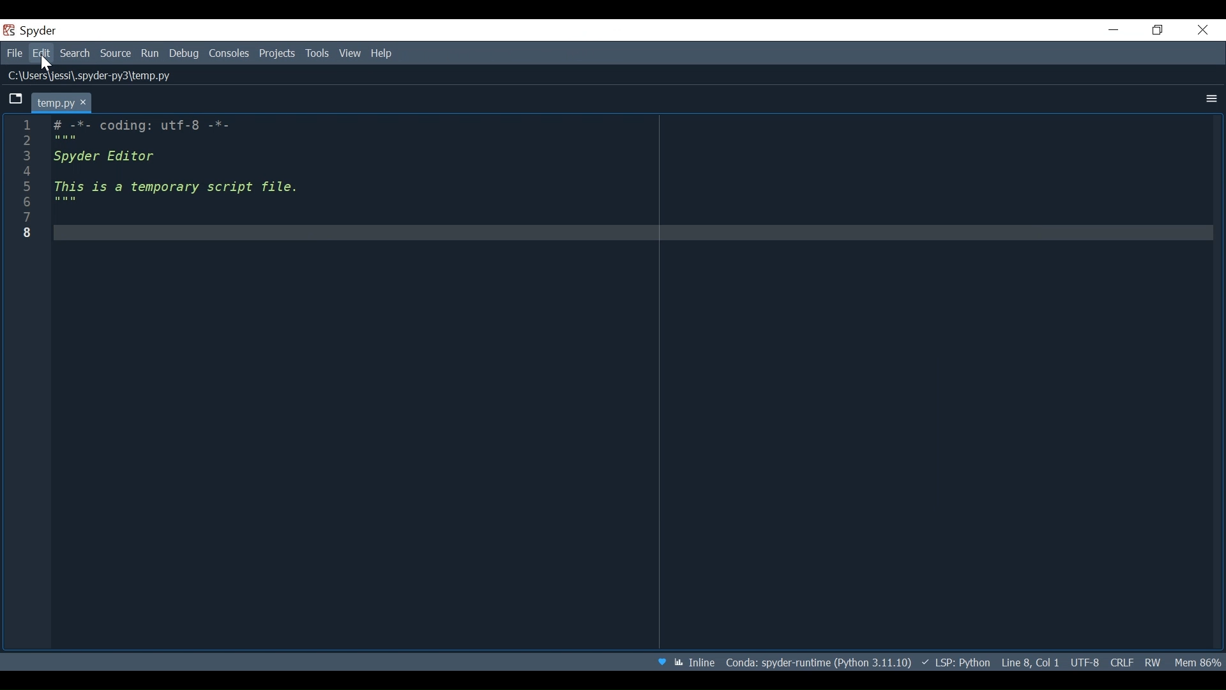 The height and width of the screenshot is (690, 1226). I want to click on File EQL Status, so click(1121, 662).